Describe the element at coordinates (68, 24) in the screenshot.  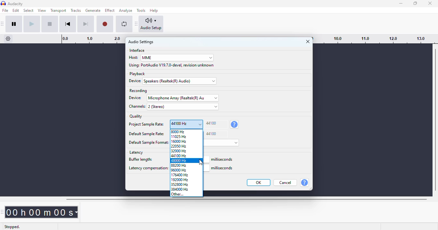
I see `skip to start` at that location.